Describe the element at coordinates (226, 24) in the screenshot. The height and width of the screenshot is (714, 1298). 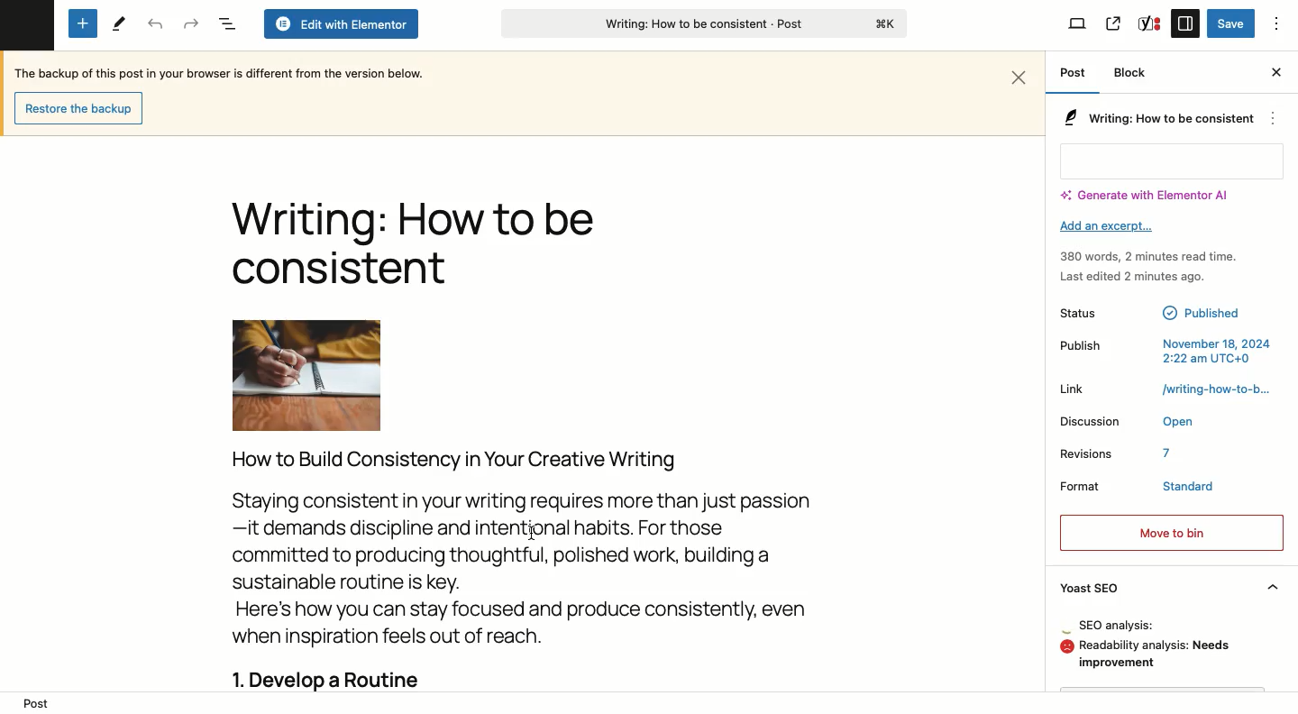
I see `Document overview` at that location.